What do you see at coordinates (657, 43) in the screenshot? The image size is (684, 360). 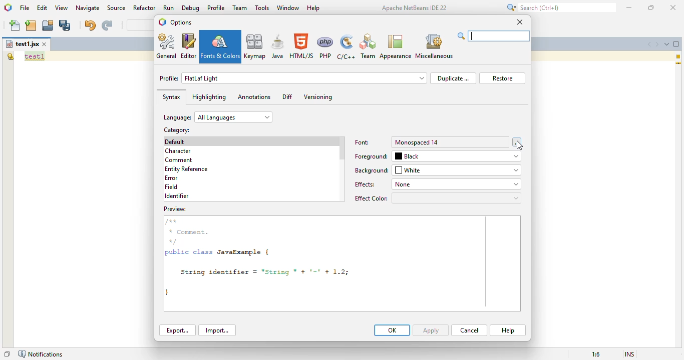 I see `scroll documents right` at bounding box center [657, 43].